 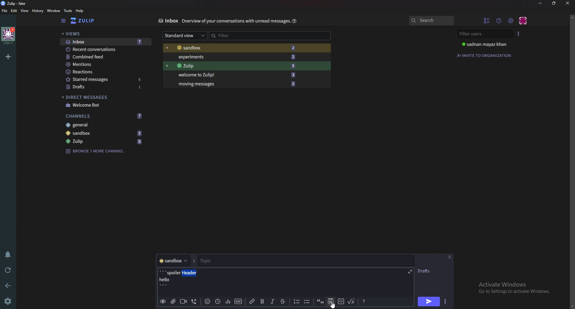 What do you see at coordinates (487, 21) in the screenshot?
I see `Hide user list` at bounding box center [487, 21].